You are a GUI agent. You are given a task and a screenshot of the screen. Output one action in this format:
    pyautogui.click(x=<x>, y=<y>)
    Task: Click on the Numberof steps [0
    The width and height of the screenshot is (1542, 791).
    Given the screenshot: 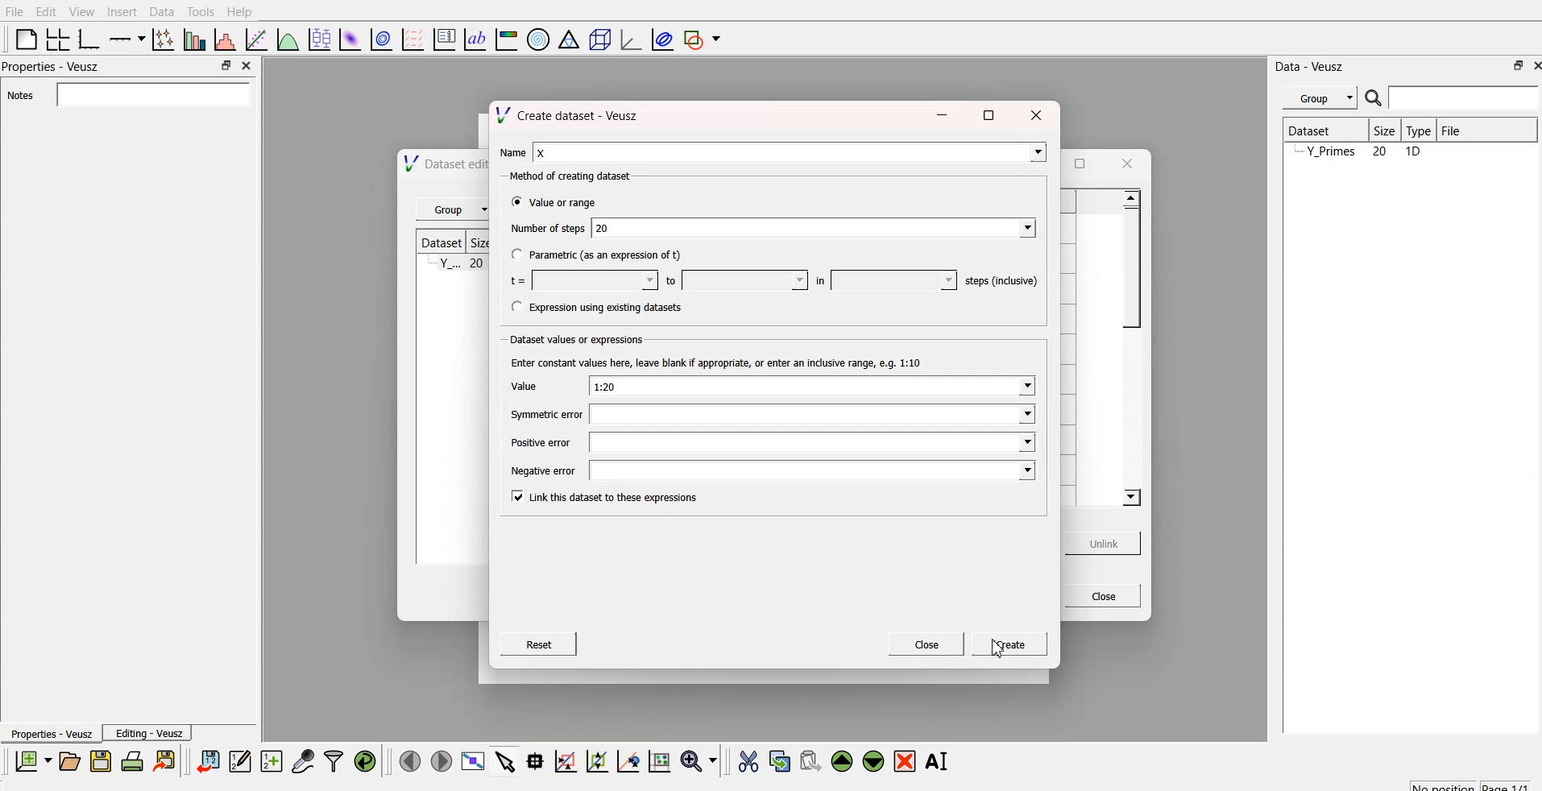 What is the action you would take?
    pyautogui.click(x=775, y=226)
    